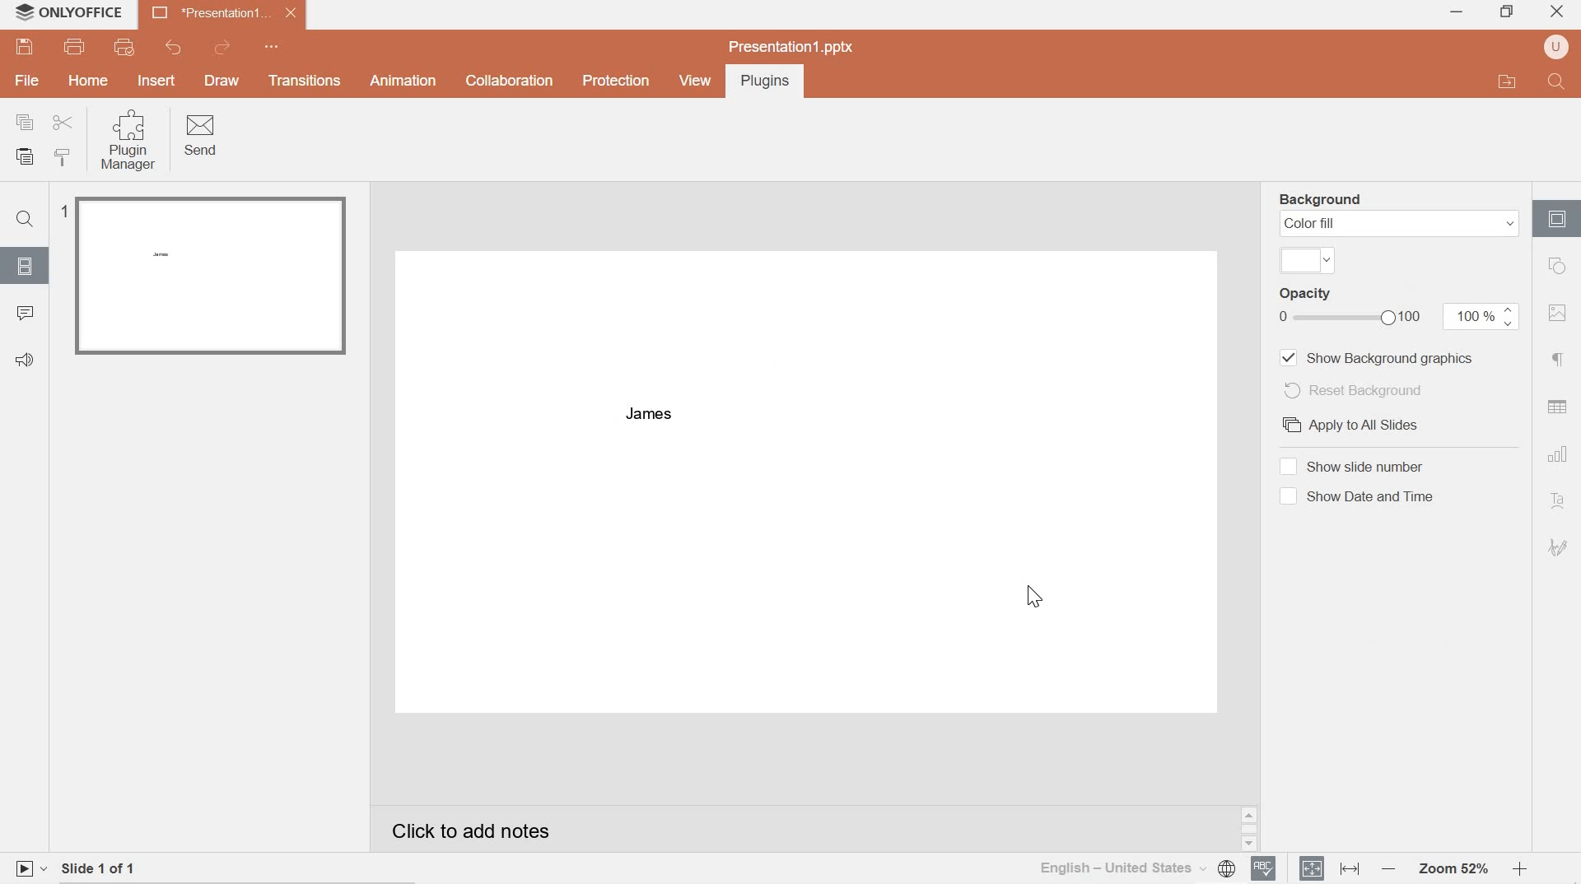 The image size is (1581, 884). I want to click on quick access toolbar, so click(274, 47).